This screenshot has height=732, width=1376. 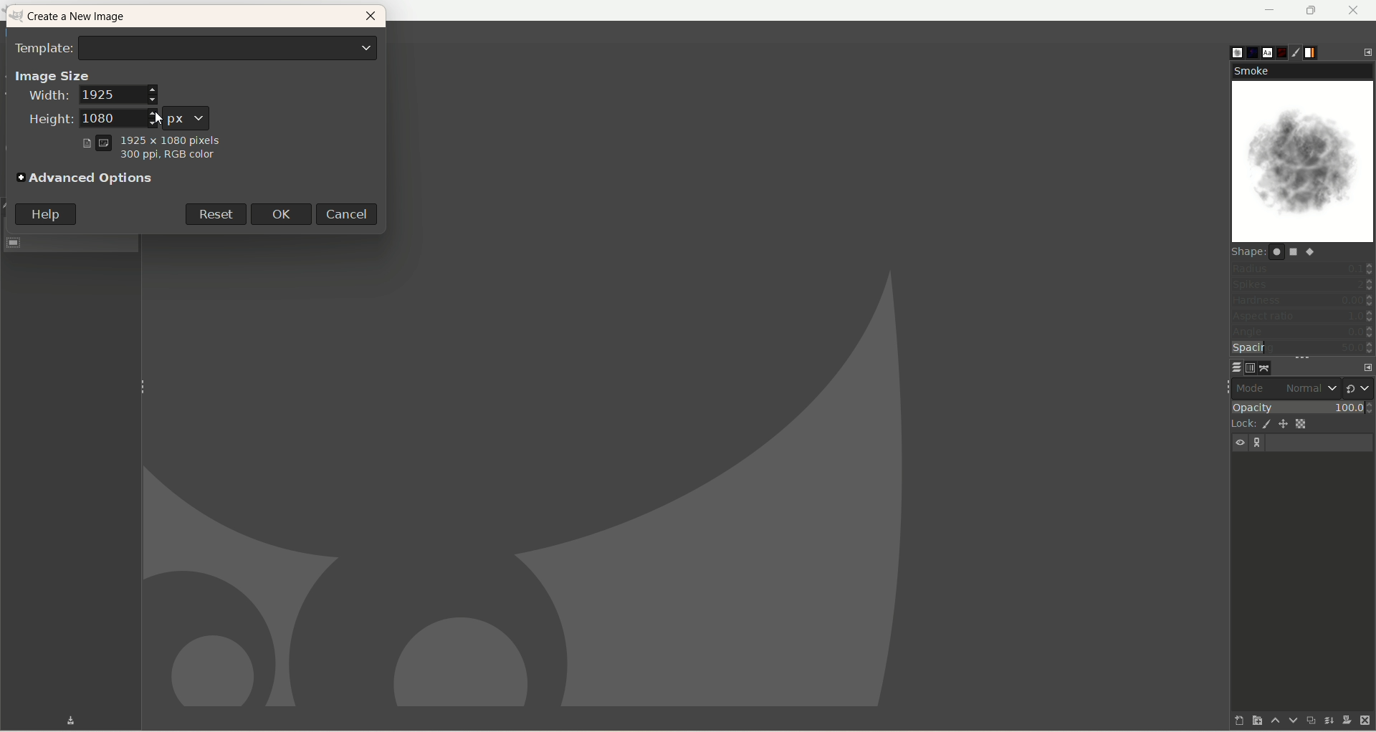 What do you see at coordinates (1302, 53) in the screenshot?
I see `brush editor` at bounding box center [1302, 53].